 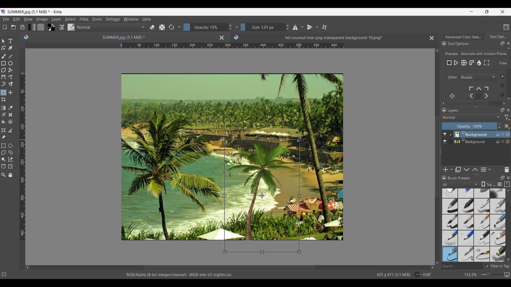 What do you see at coordinates (452, 77) in the screenshot?
I see `Filter` at bounding box center [452, 77].